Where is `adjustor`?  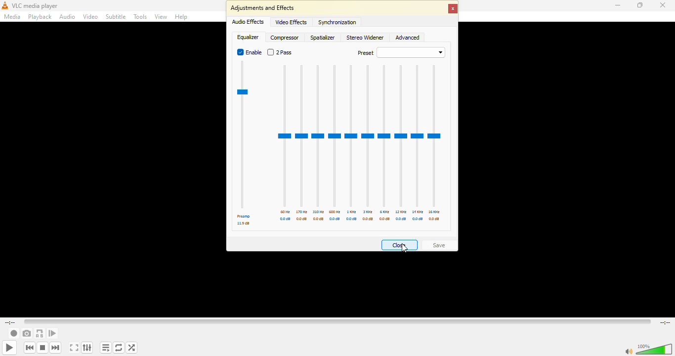 adjustor is located at coordinates (318, 136).